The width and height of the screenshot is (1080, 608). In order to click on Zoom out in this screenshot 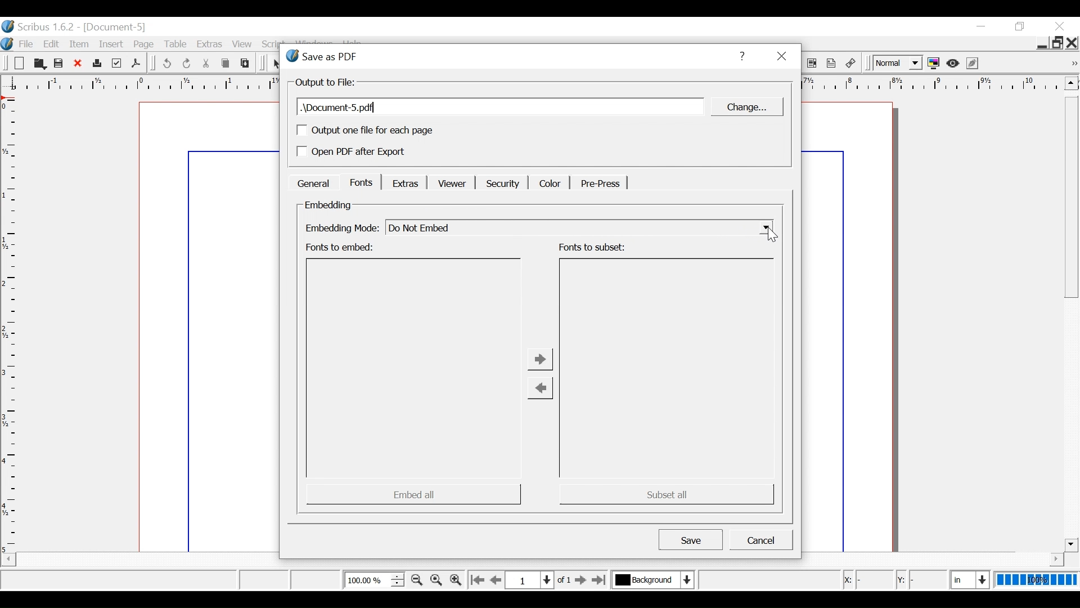, I will do `click(417, 580)`.